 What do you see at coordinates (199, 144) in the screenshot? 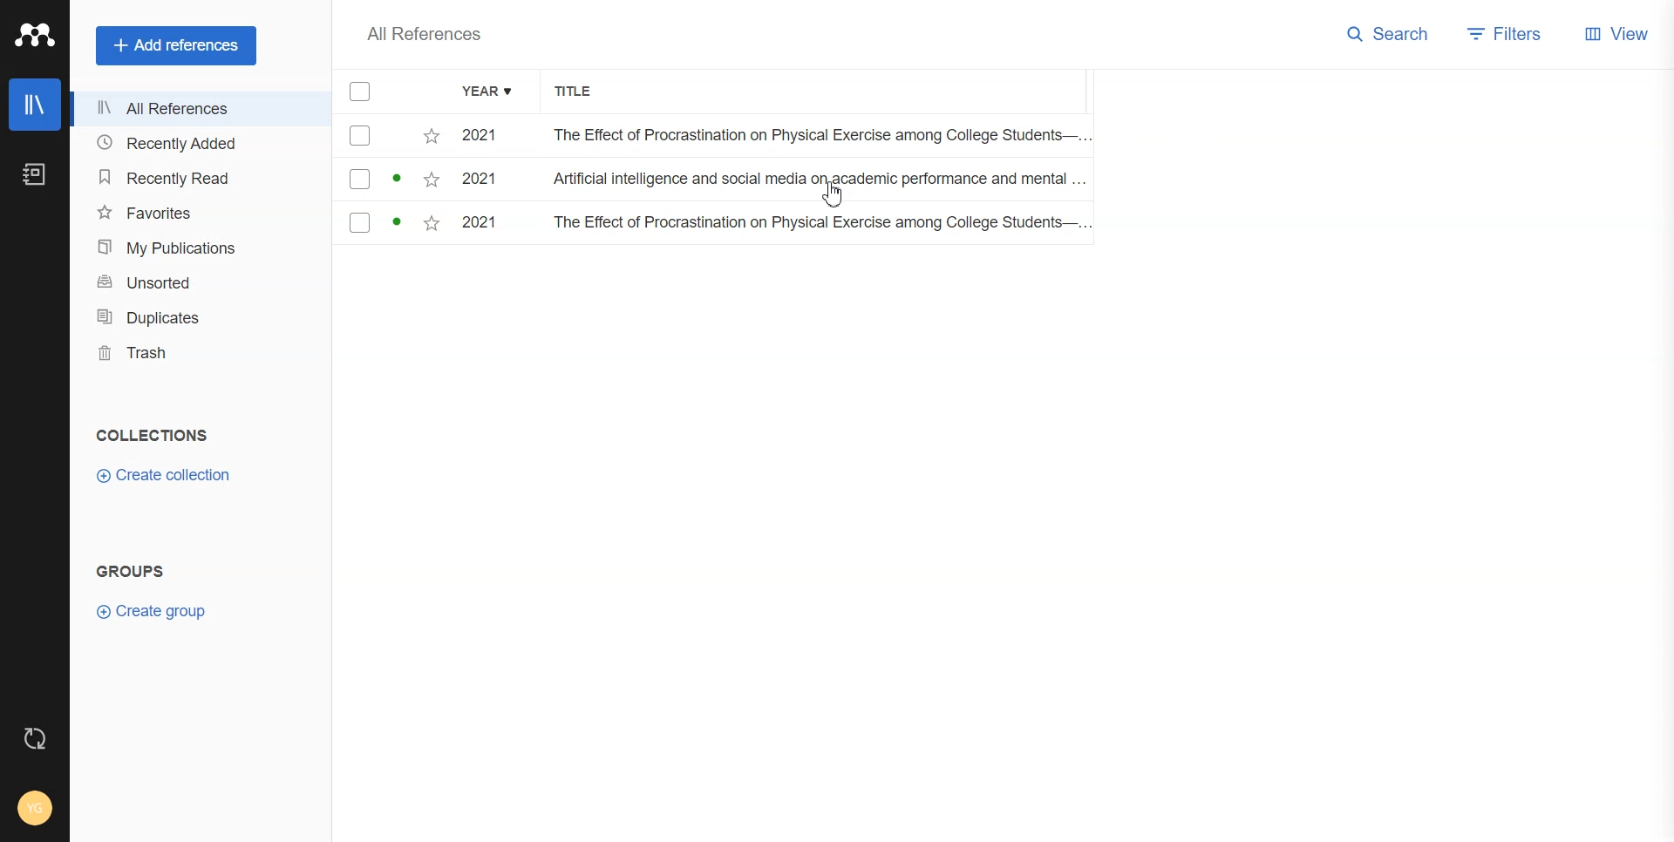
I see `Recently added` at bounding box center [199, 144].